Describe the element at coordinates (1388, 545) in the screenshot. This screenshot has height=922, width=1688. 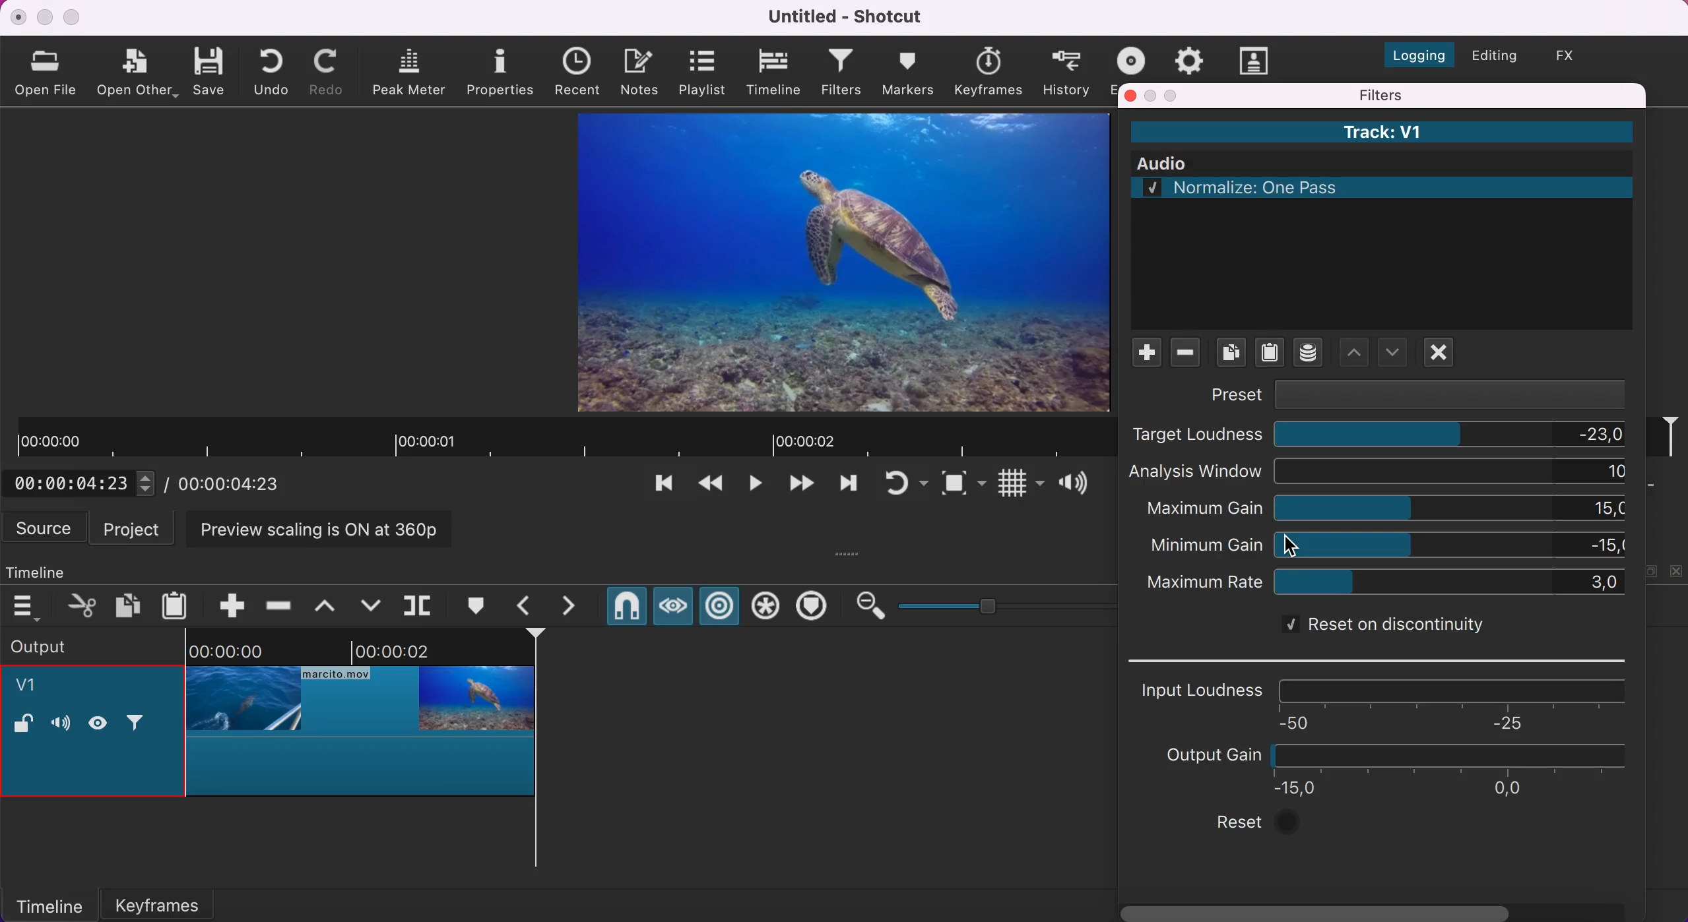
I see `minimum gain` at that location.